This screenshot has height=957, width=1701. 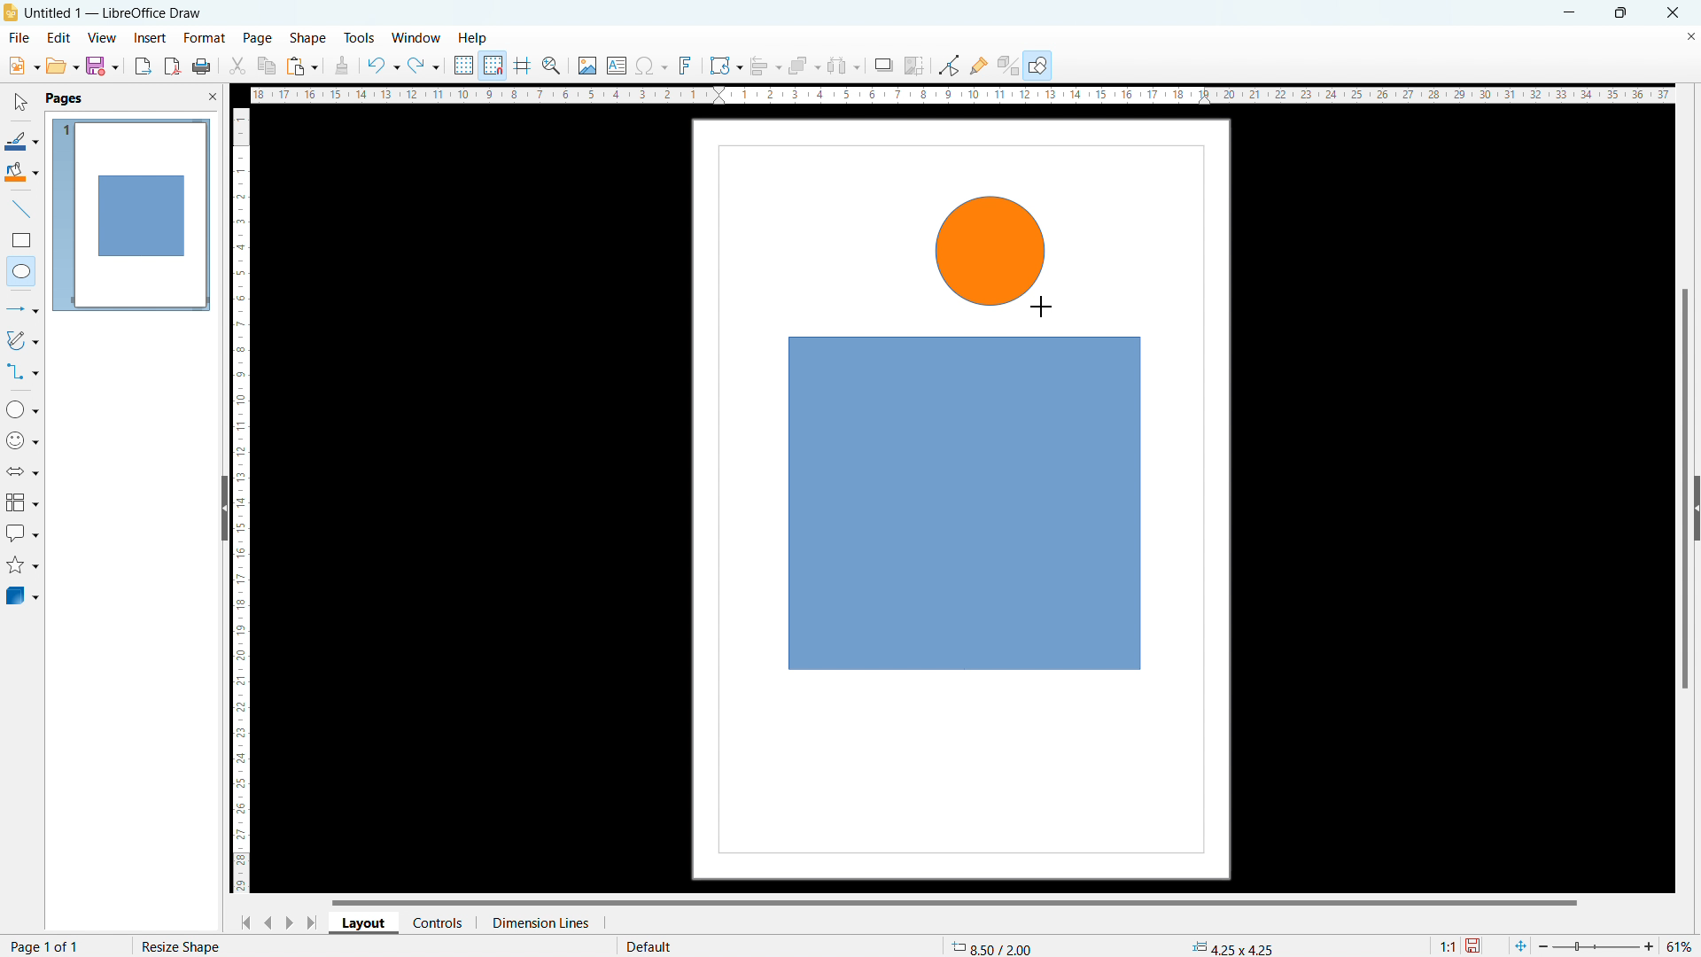 I want to click on cursoe, so click(x=1041, y=306).